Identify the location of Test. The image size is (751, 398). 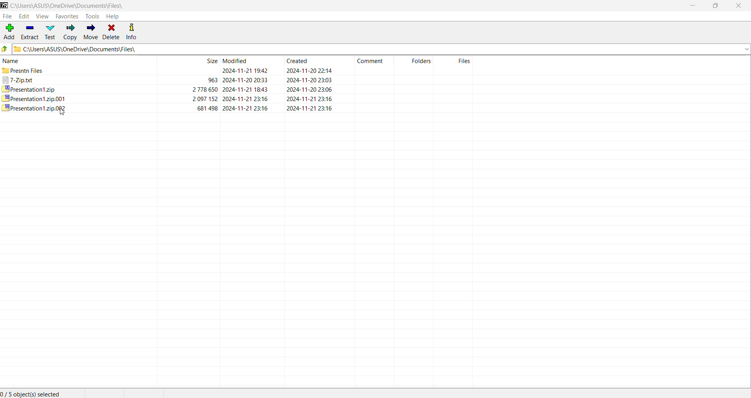
(51, 32).